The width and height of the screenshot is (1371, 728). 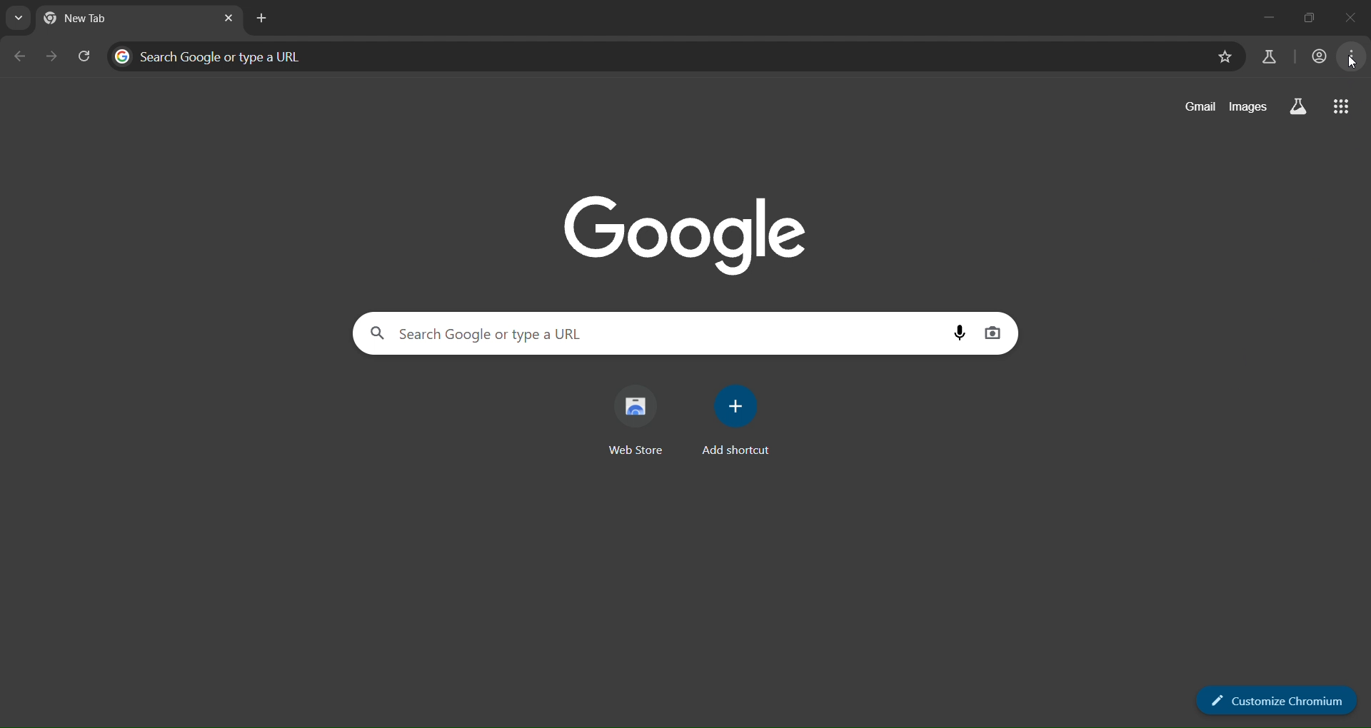 I want to click on close, so click(x=1357, y=16).